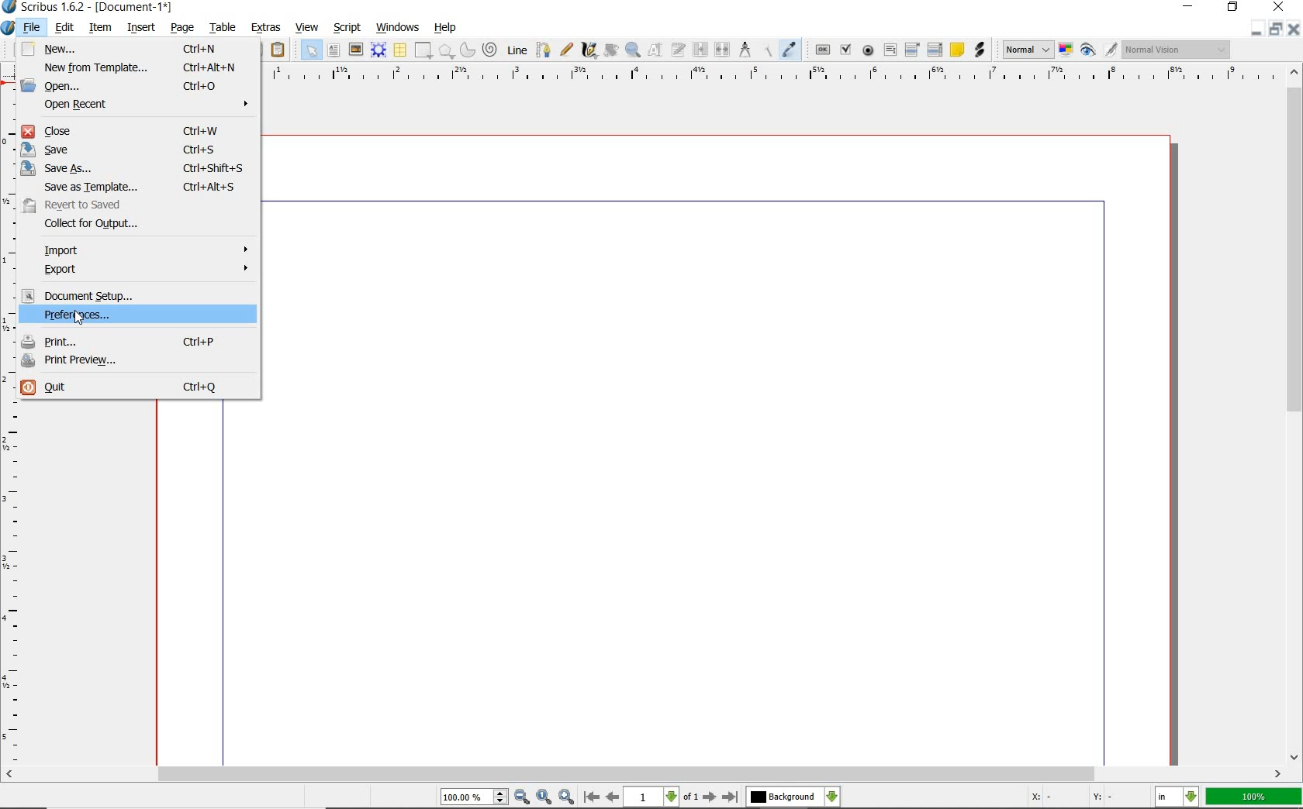 The height and width of the screenshot is (809, 1303). Describe the element at coordinates (656, 50) in the screenshot. I see `edit contents of frame` at that location.